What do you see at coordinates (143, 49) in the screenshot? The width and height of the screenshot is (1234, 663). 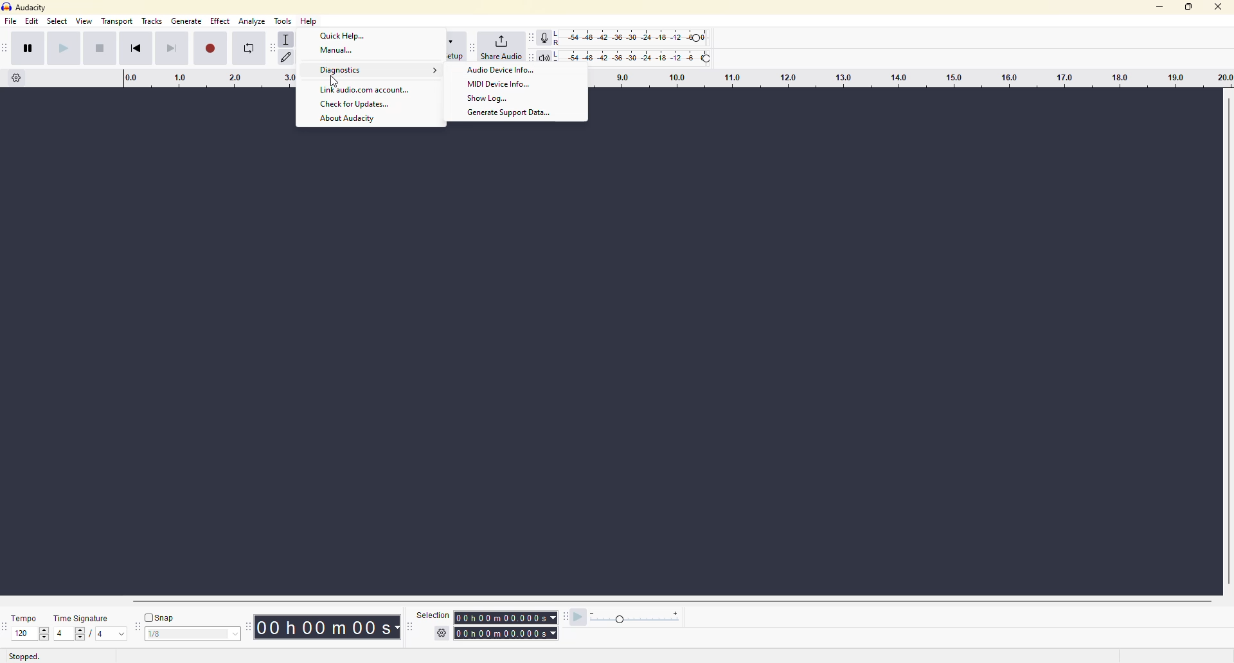 I see `skip to start` at bounding box center [143, 49].